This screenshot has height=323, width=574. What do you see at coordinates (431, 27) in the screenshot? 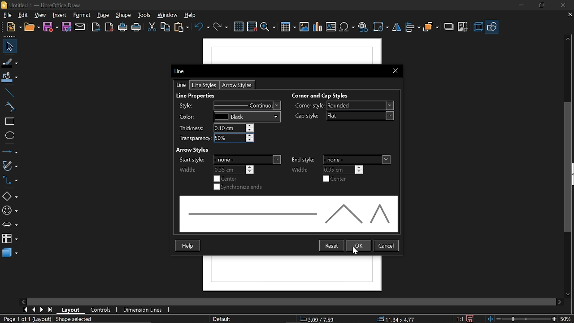
I see `arrange` at bounding box center [431, 27].